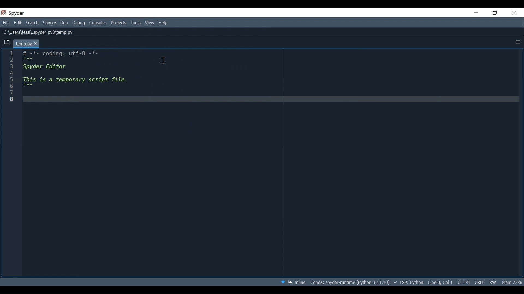  I want to click on # -%- coding: utT-o -*-
Spyder Editor
This is a temporary script file., so click(265, 161).